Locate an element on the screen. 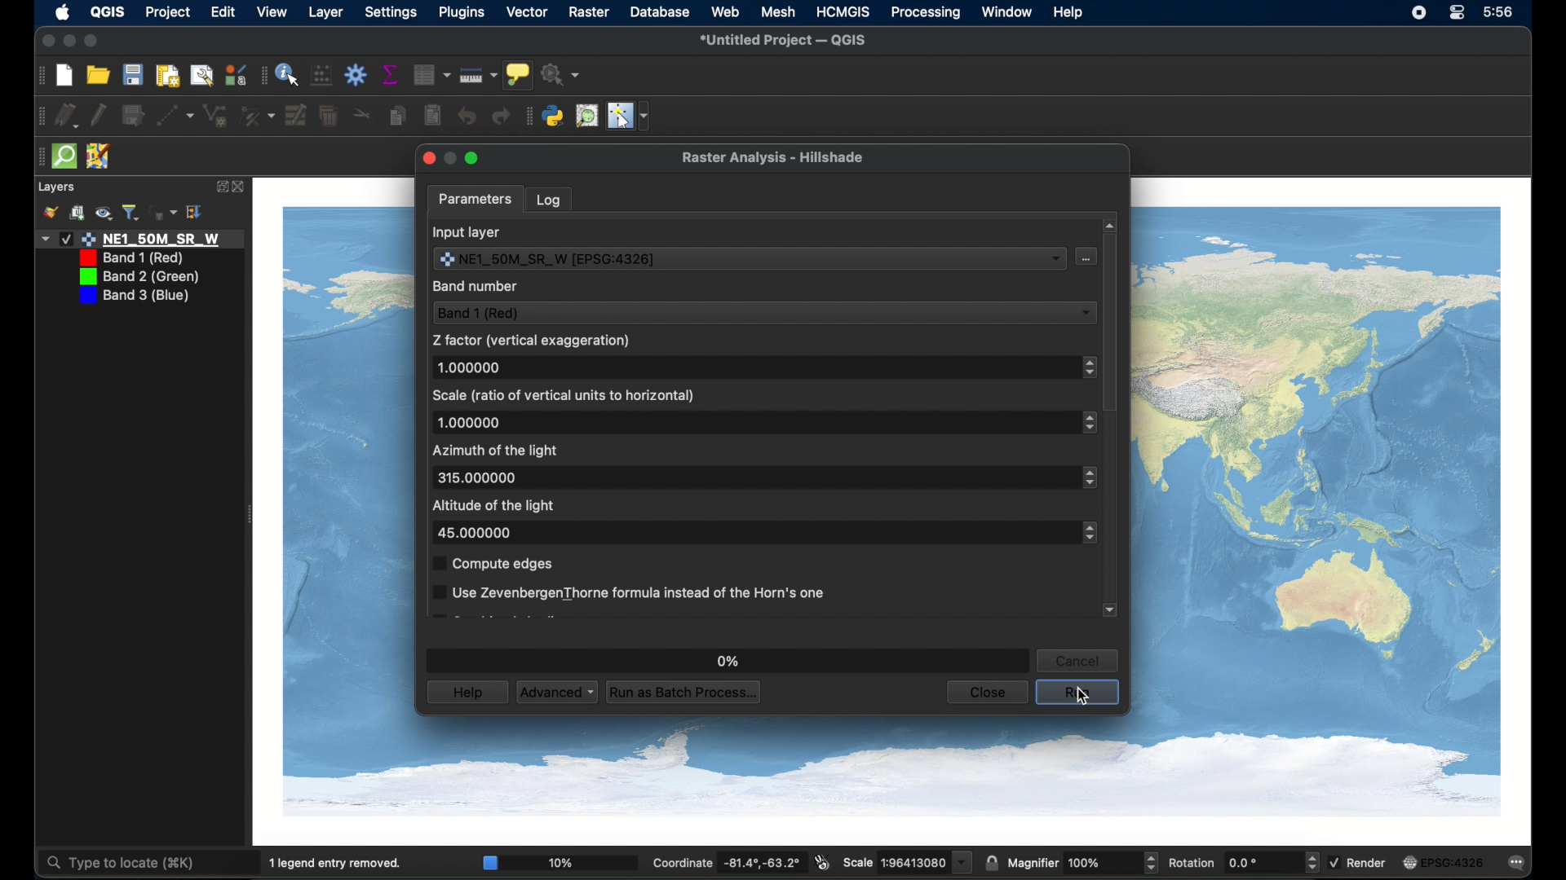 This screenshot has width=1566, height=880. raster analysis - hillshade is located at coordinates (776, 157).